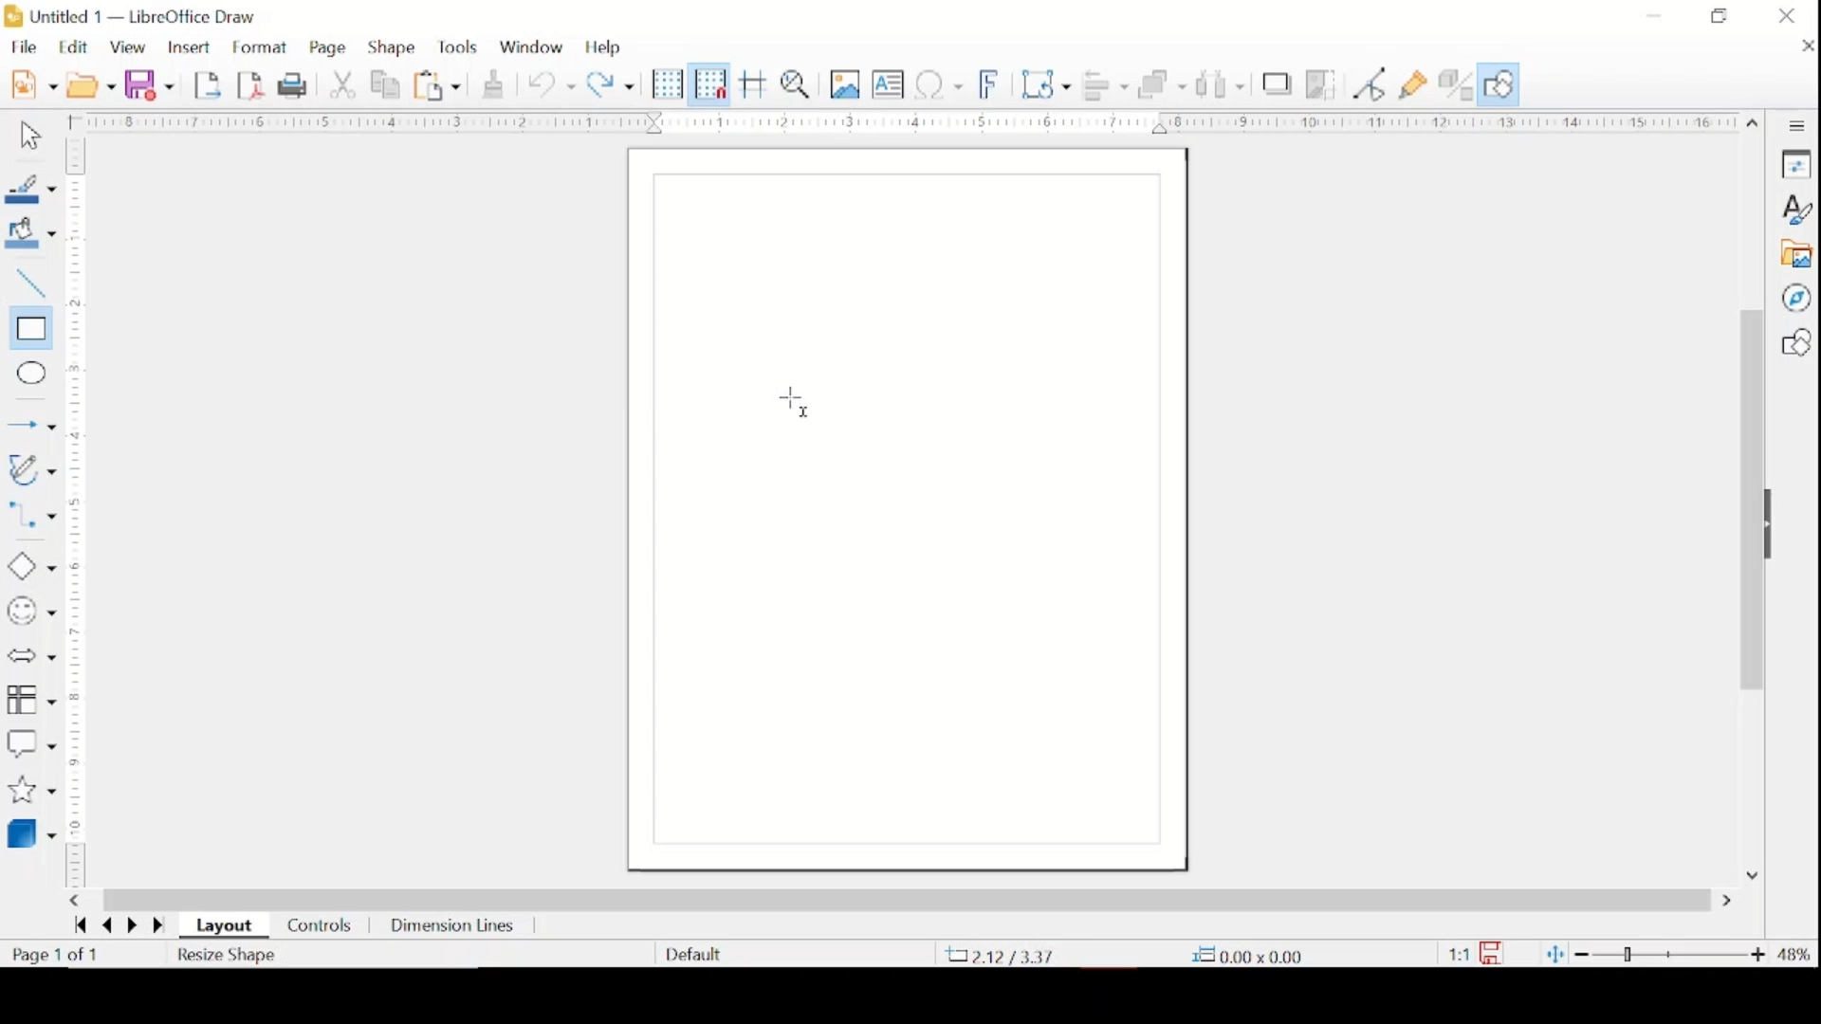 The width and height of the screenshot is (1821, 1024). I want to click on fit to current window, so click(1554, 954).